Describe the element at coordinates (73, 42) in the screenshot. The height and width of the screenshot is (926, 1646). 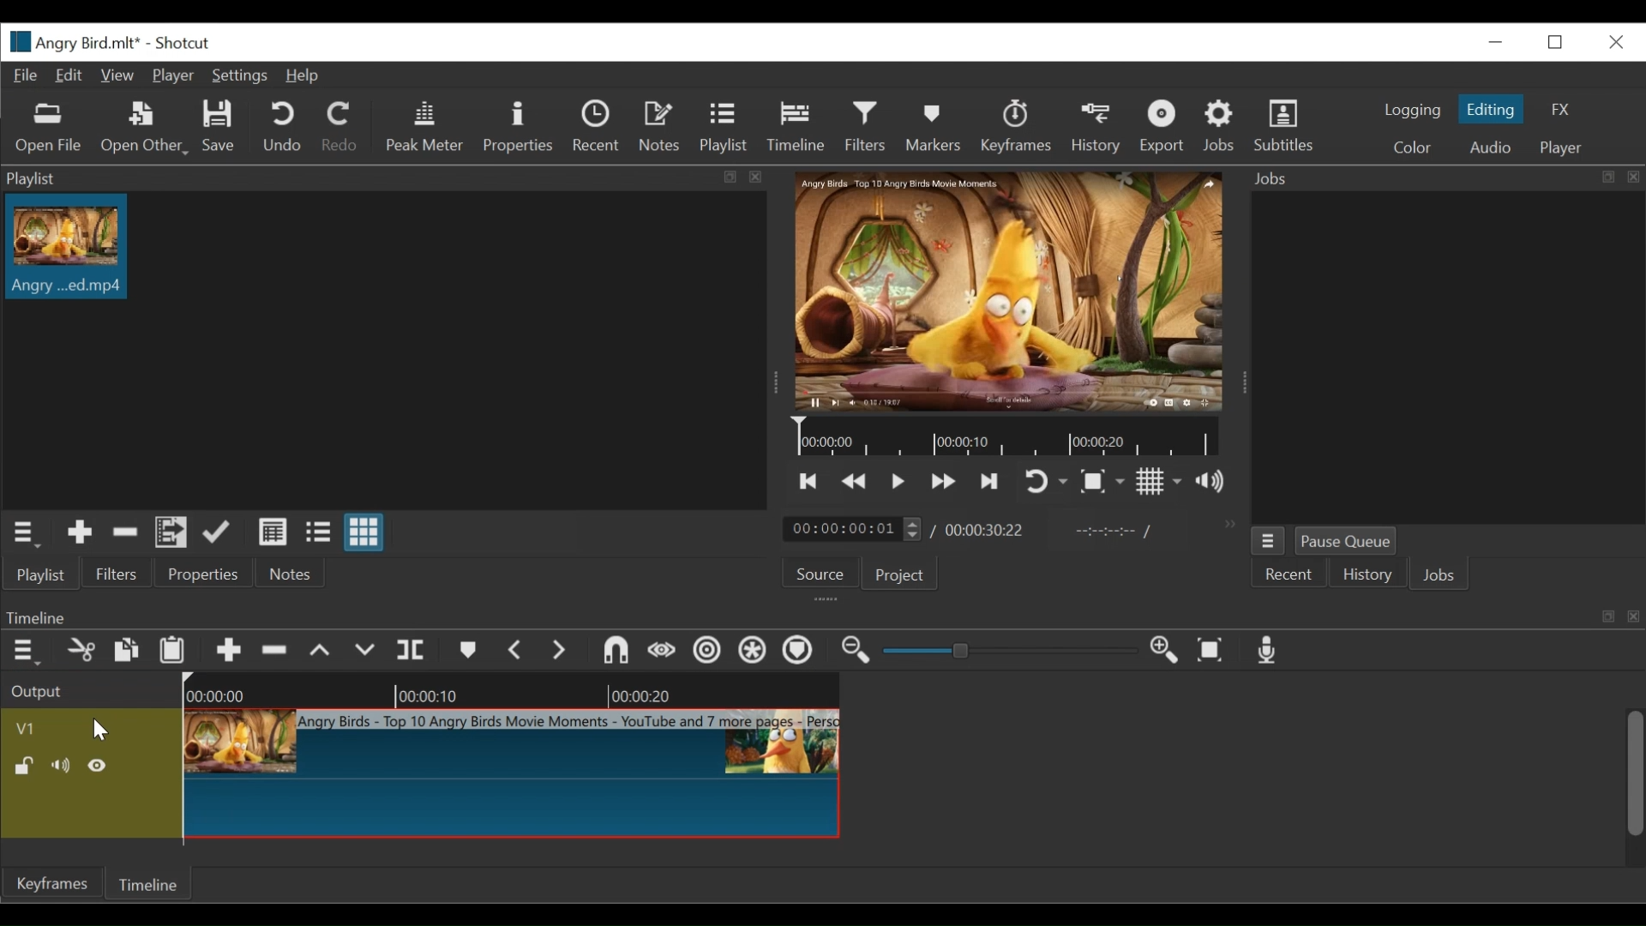
I see `File Name` at that location.